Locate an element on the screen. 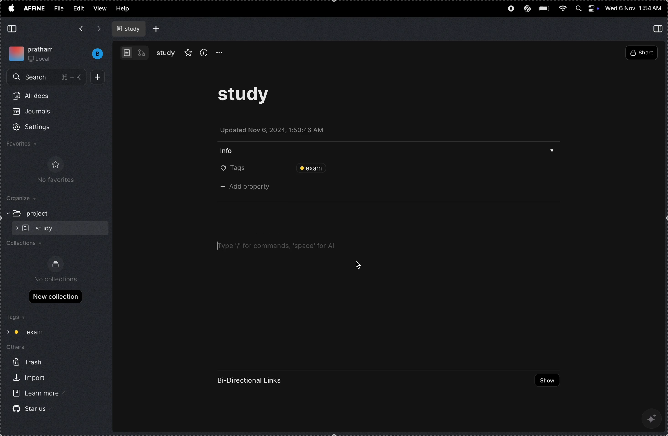 Image resolution: width=668 pixels, height=436 pixels. trash is located at coordinates (27, 363).